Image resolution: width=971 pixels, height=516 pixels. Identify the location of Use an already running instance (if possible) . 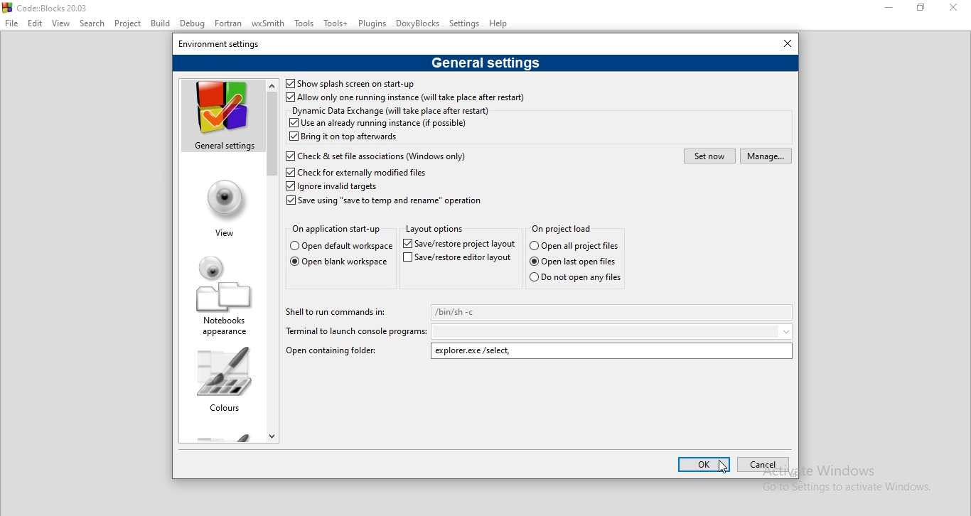
(378, 123).